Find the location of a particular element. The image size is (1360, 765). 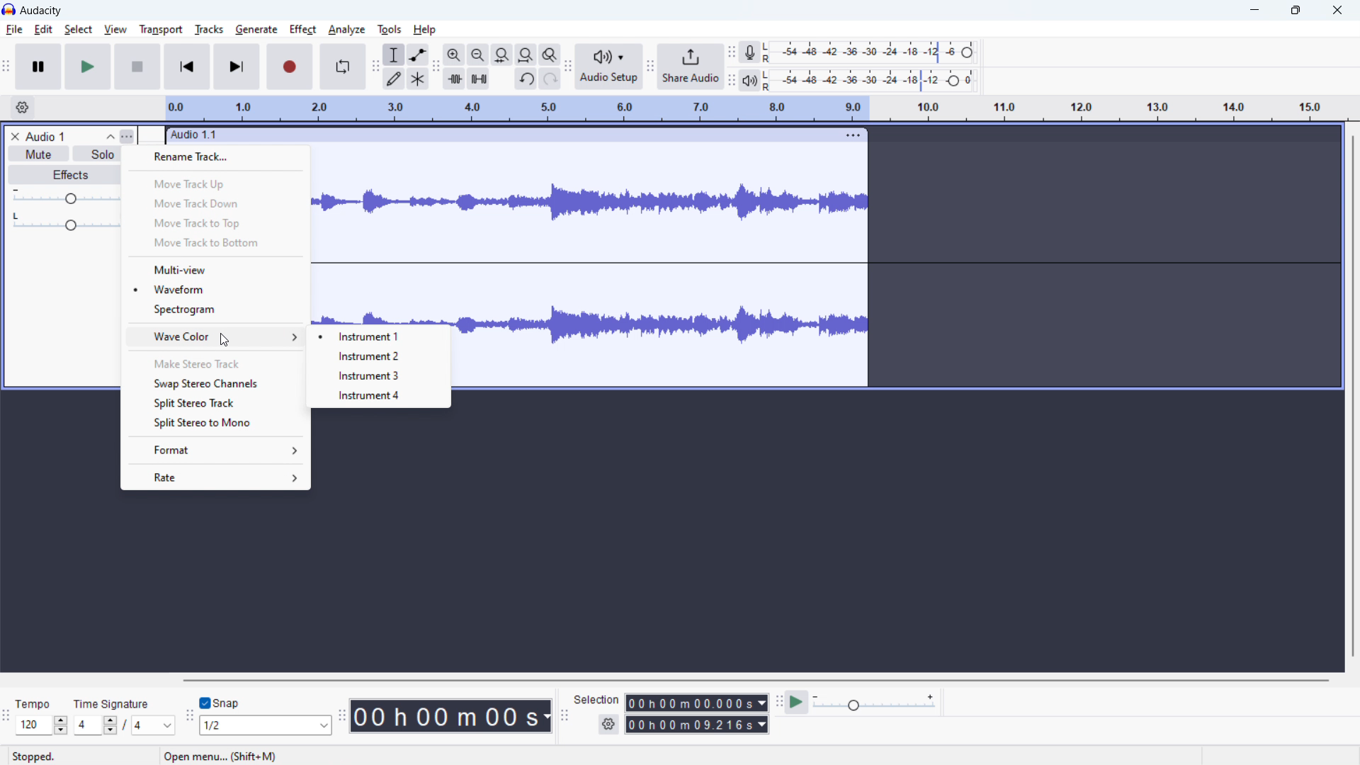

tools is located at coordinates (390, 30).